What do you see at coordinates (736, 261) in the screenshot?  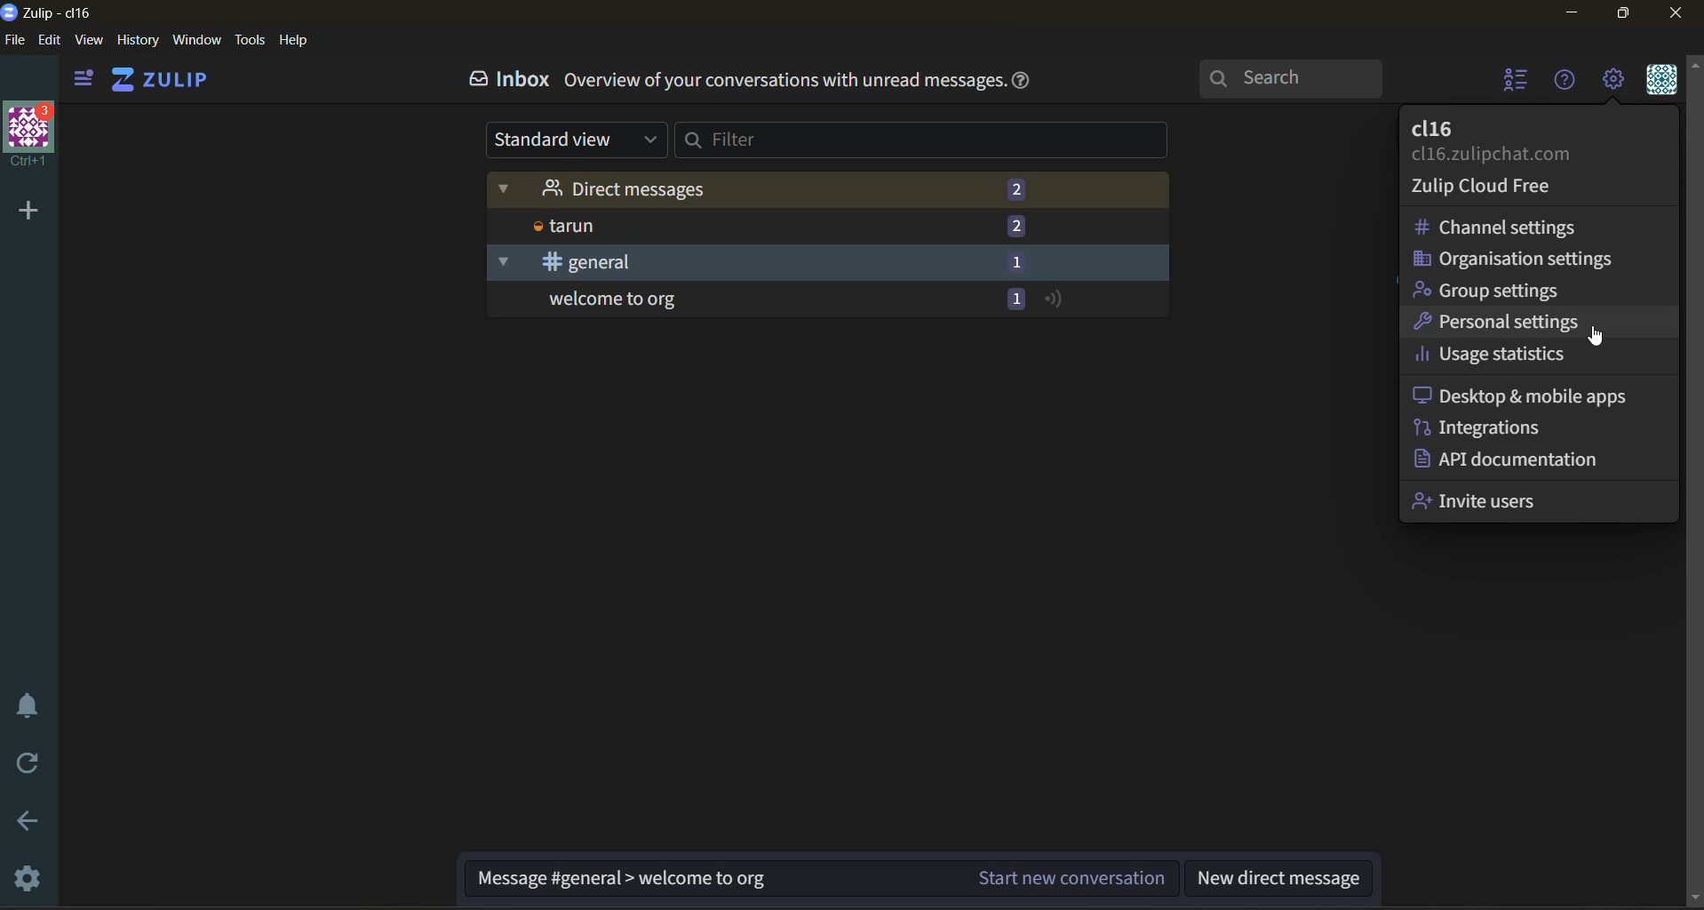 I see `general` at bounding box center [736, 261].